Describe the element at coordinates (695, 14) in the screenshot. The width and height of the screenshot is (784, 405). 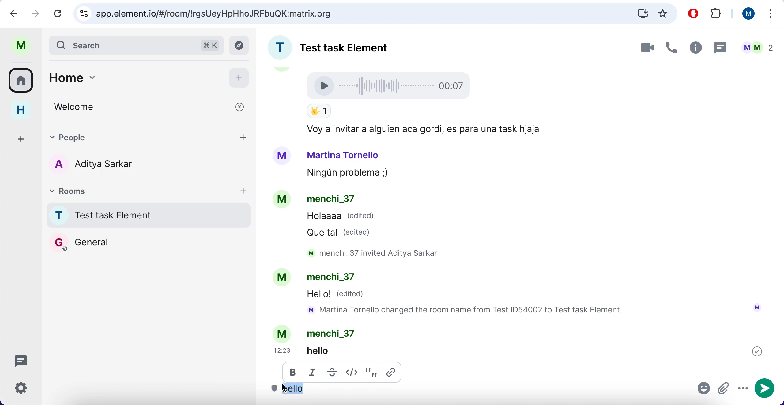
I see `ad block` at that location.